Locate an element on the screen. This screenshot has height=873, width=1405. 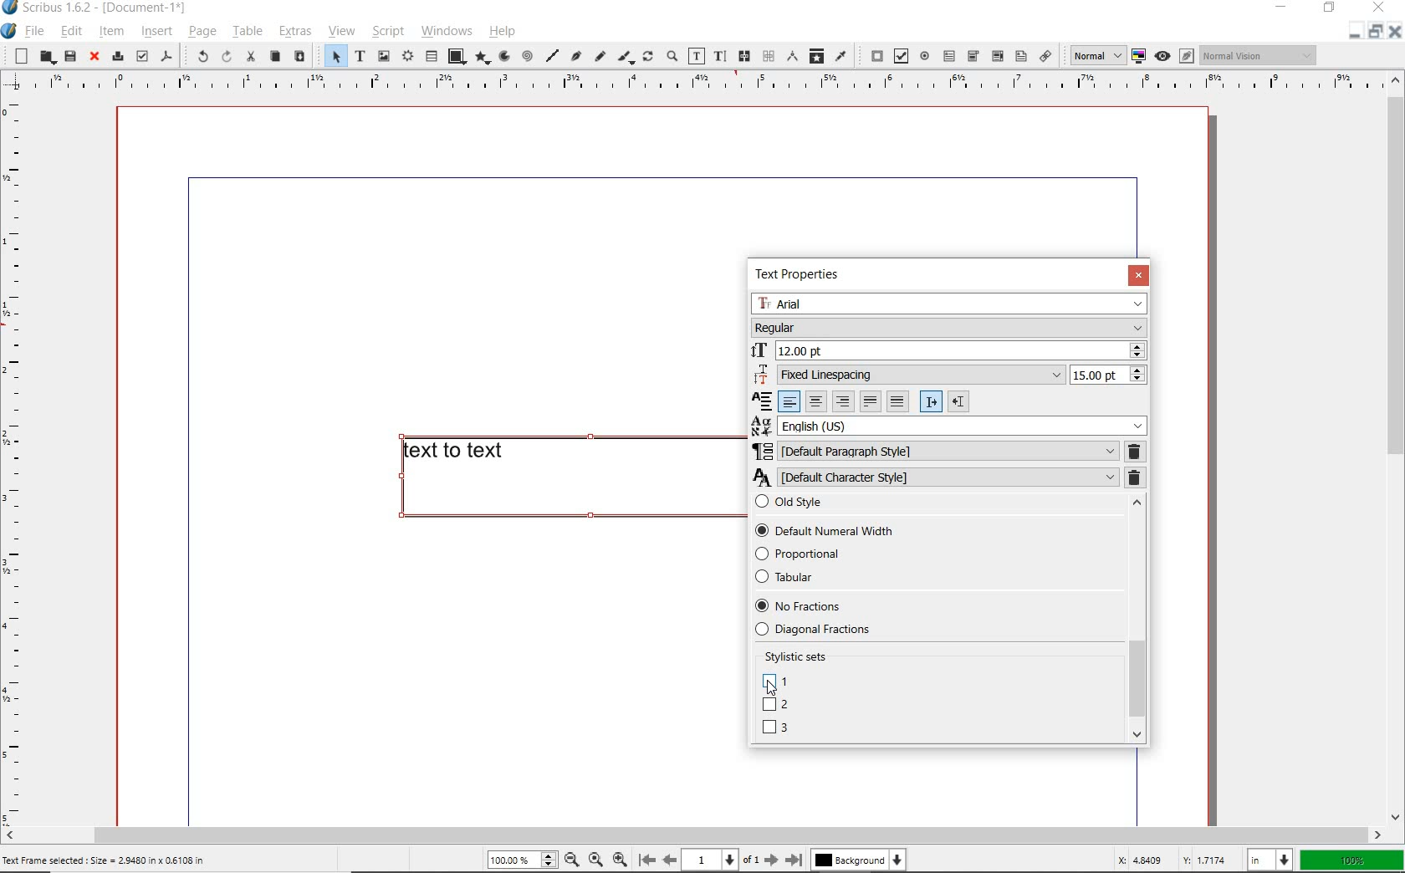
freehand line is located at coordinates (598, 57).